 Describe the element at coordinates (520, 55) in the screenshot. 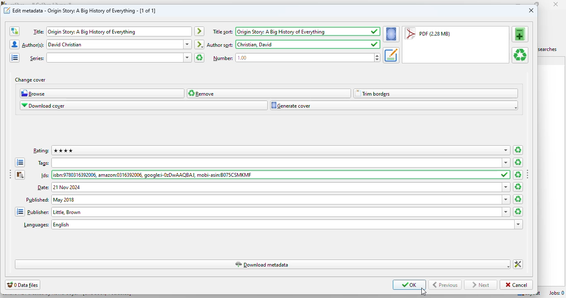

I see `remove the selected format from this book` at that location.